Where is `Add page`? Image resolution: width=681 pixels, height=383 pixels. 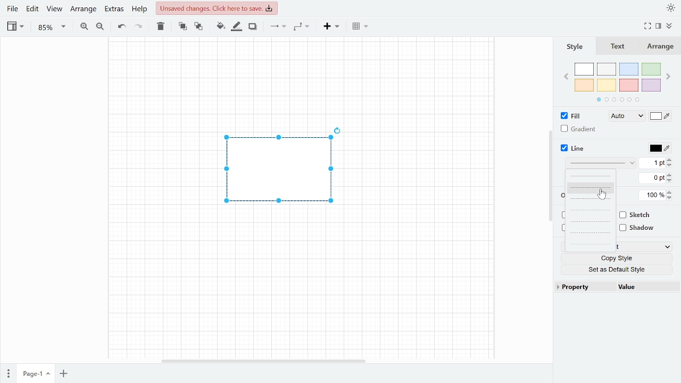
Add page is located at coordinates (63, 374).